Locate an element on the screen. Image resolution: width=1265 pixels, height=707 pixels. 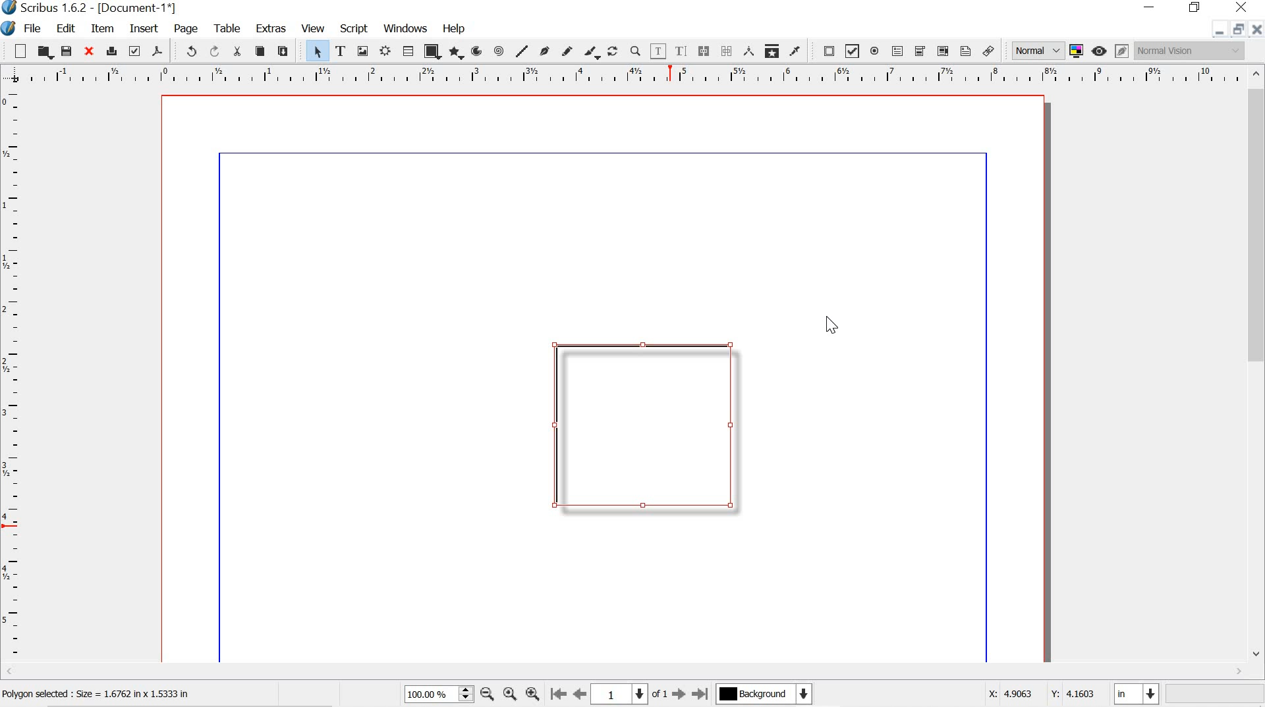
ITEM is located at coordinates (103, 29).